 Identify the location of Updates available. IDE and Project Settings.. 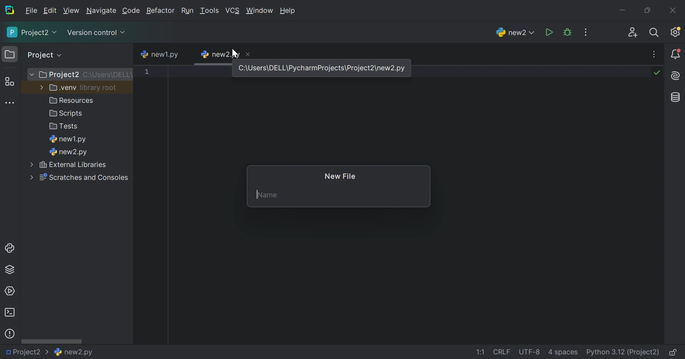
(587, 32).